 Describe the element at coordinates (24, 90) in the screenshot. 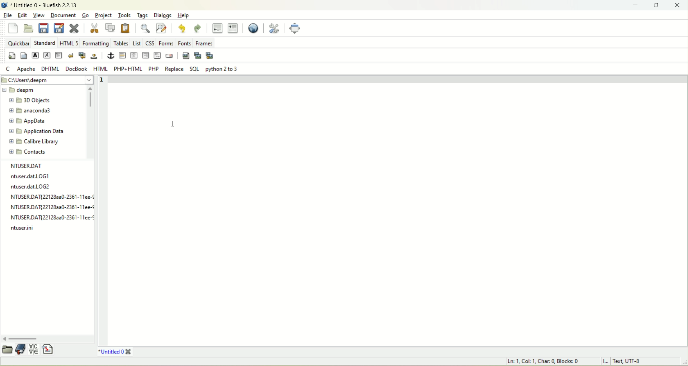

I see `folder name` at that location.